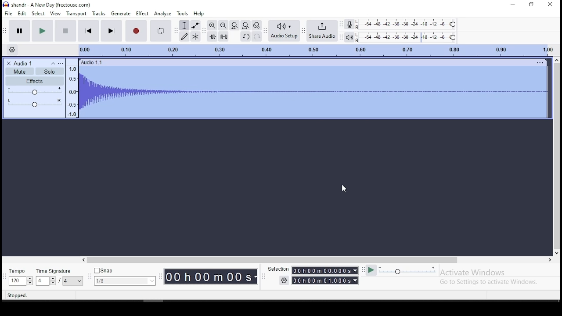 Image resolution: width=562 pixels, height=316 pixels. I want to click on scroll bar, so click(317, 259).